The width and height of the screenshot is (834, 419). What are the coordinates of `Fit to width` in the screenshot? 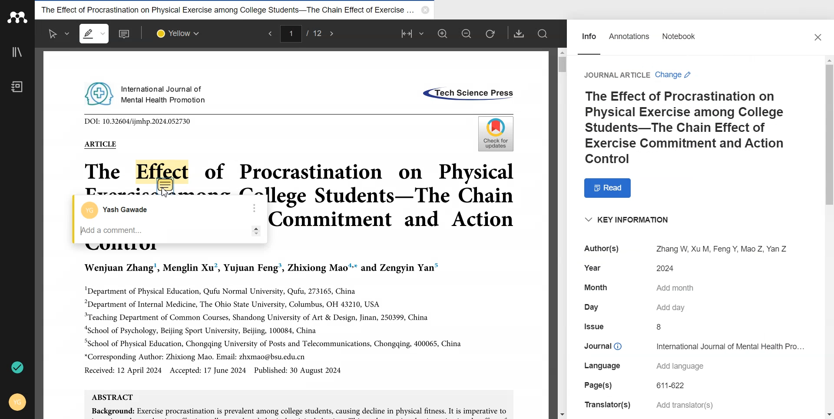 It's located at (414, 33).